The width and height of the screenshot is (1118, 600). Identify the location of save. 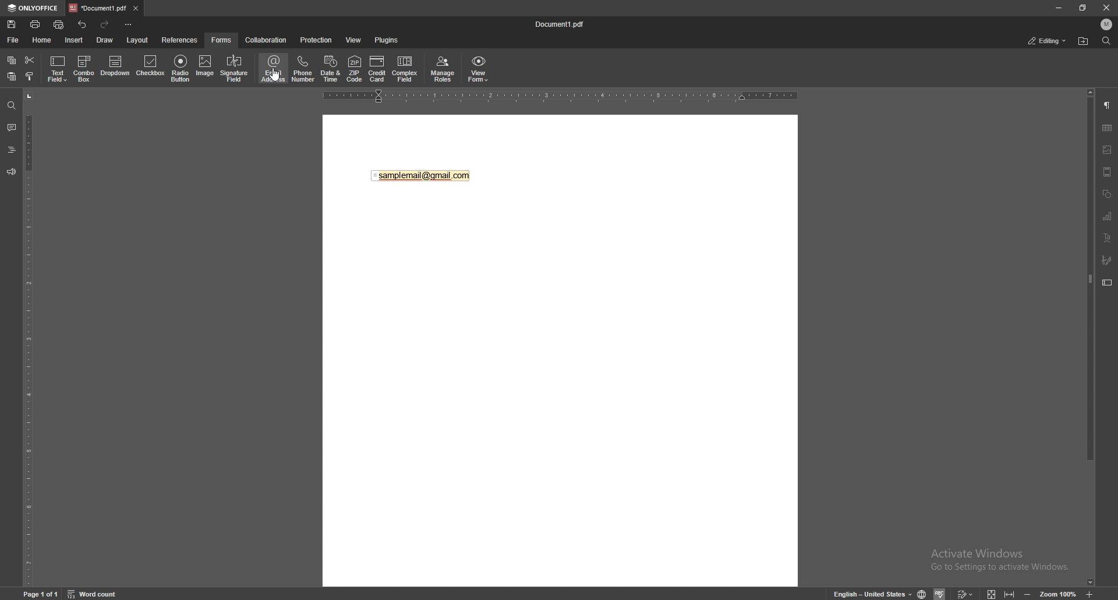
(12, 24).